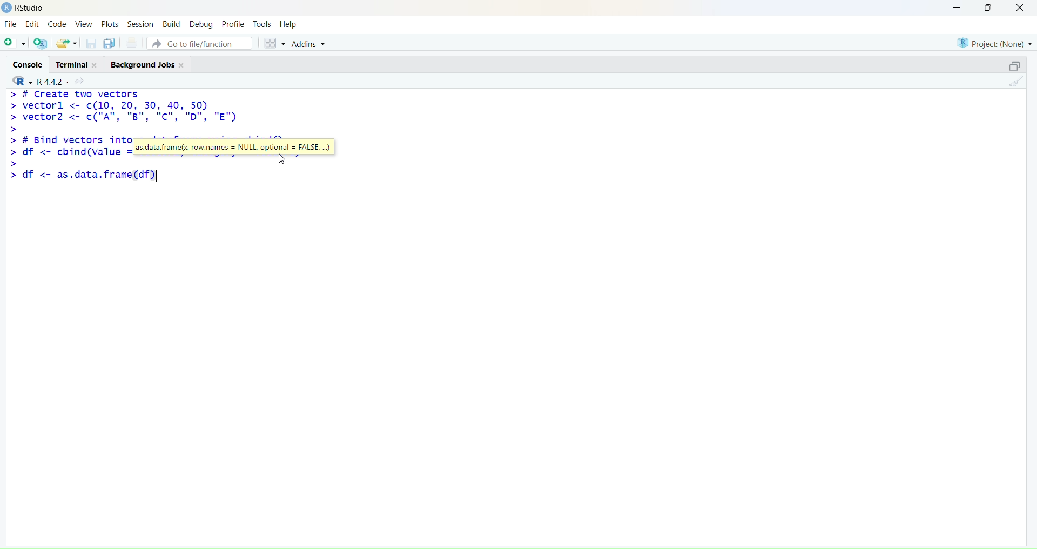  What do you see at coordinates (139, 23) in the screenshot?
I see `Session` at bounding box center [139, 23].